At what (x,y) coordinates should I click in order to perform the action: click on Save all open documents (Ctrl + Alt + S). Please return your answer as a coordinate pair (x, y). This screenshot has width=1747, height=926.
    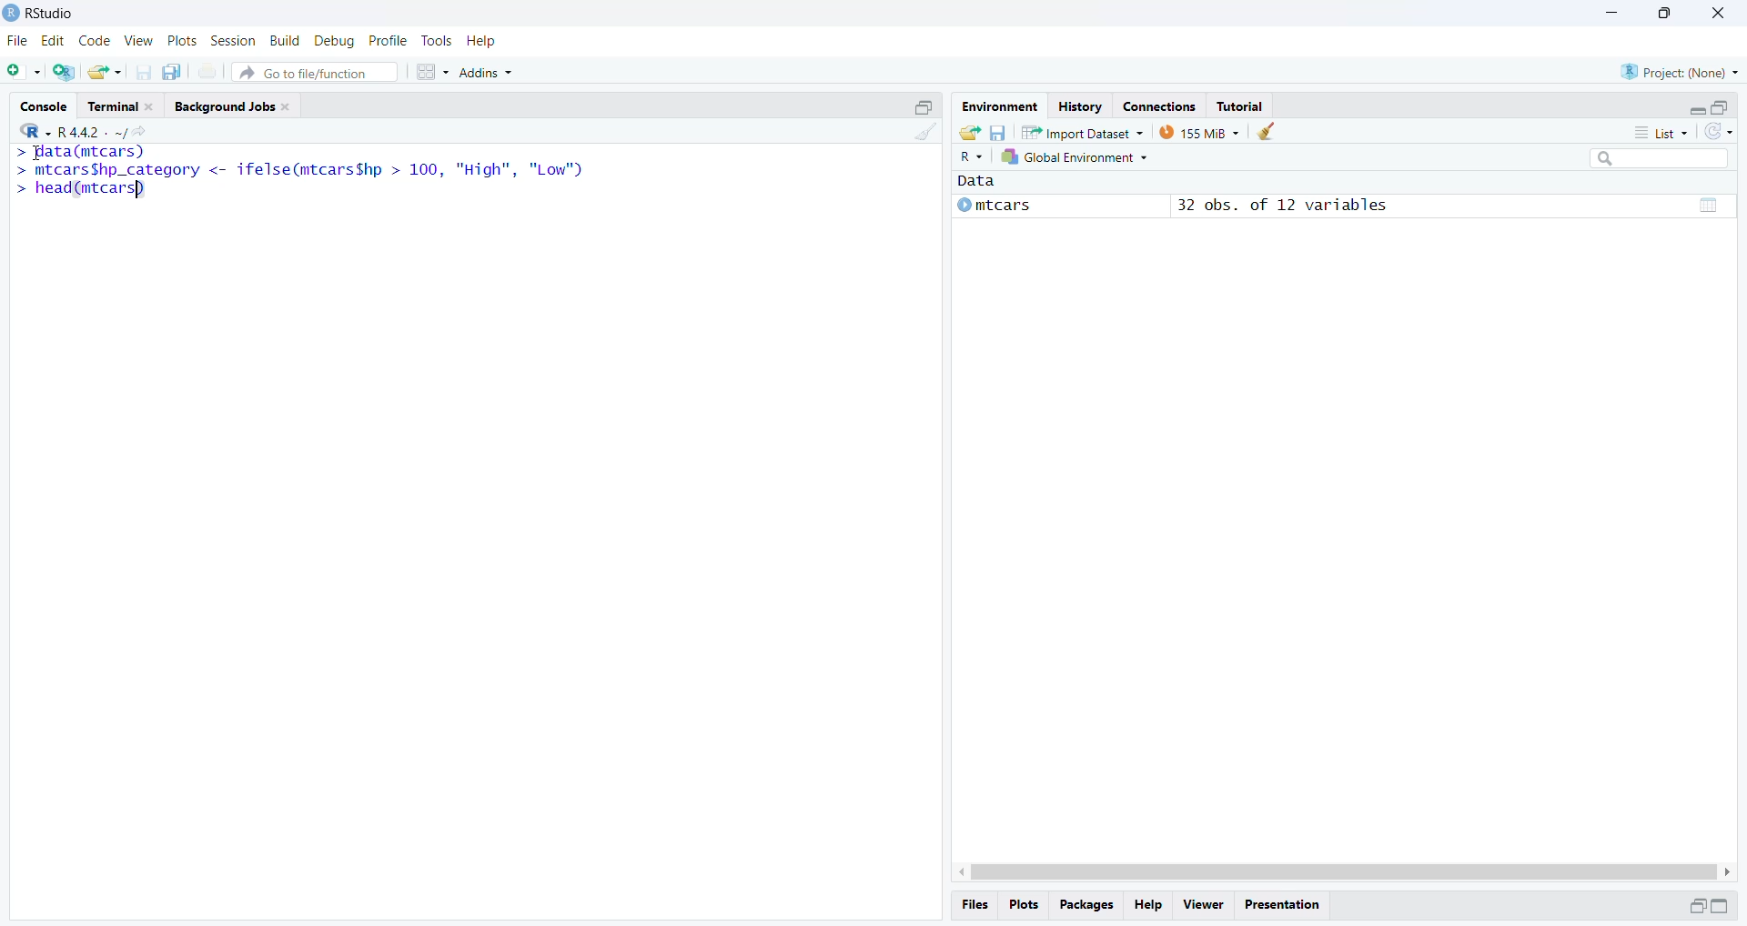
    Looking at the image, I should click on (177, 72).